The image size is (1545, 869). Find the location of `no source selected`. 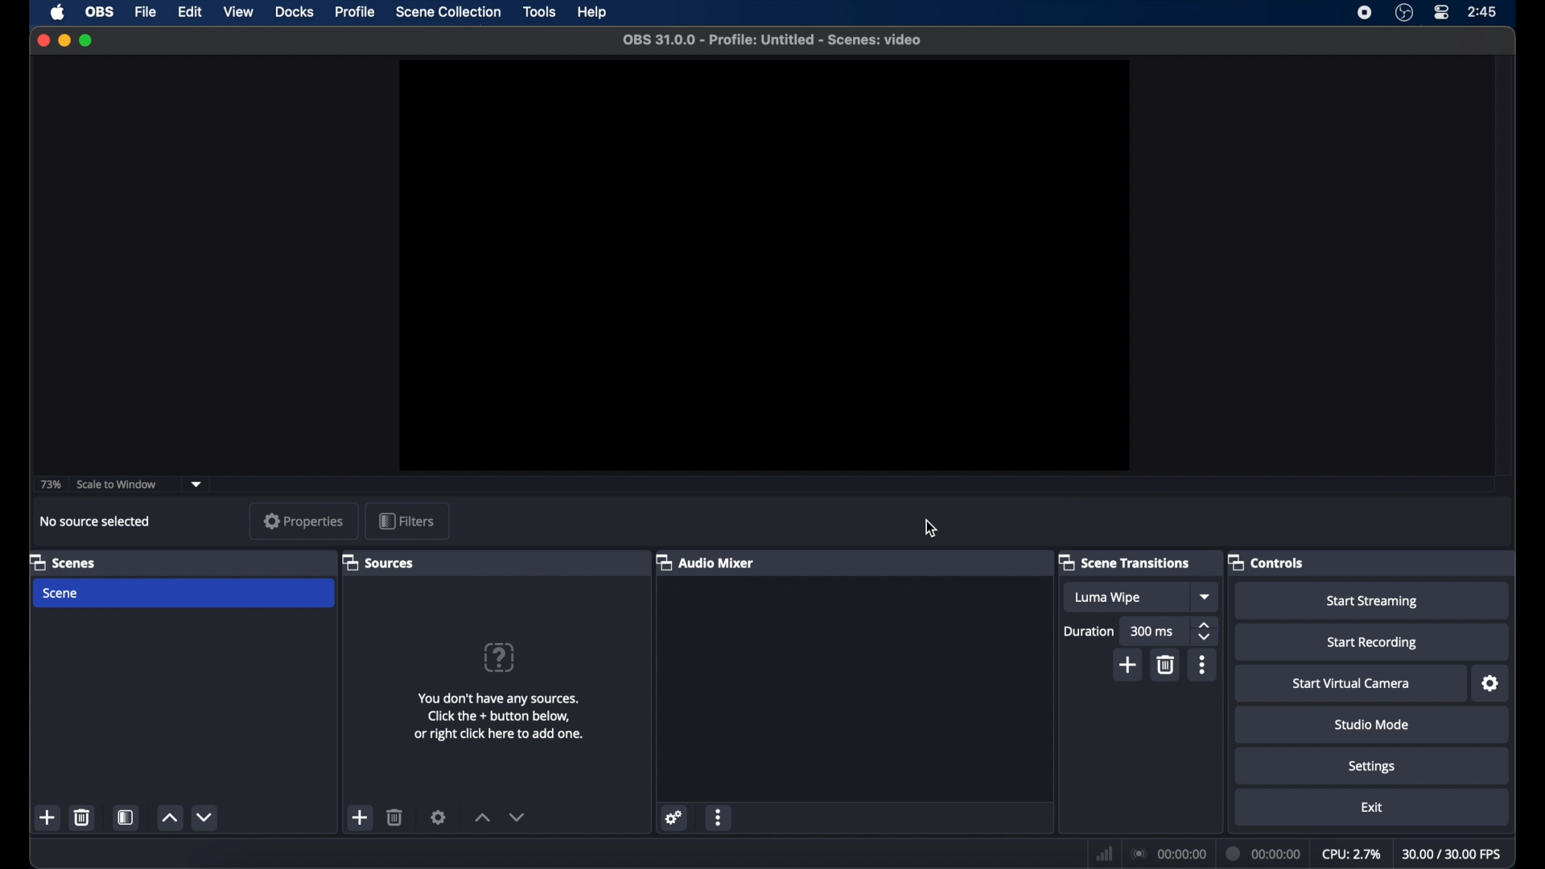

no source selected is located at coordinates (96, 521).